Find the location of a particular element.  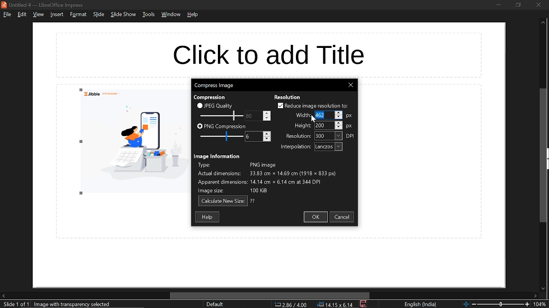

cancel is located at coordinates (343, 217).